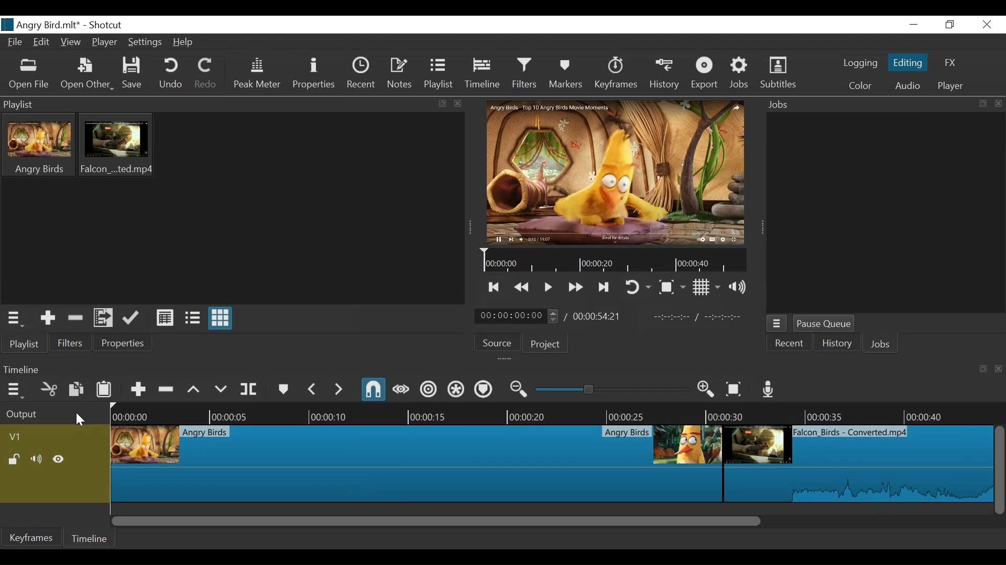 Image resolution: width=1006 pixels, height=565 pixels. Describe the element at coordinates (740, 74) in the screenshot. I see `Jobs` at that location.